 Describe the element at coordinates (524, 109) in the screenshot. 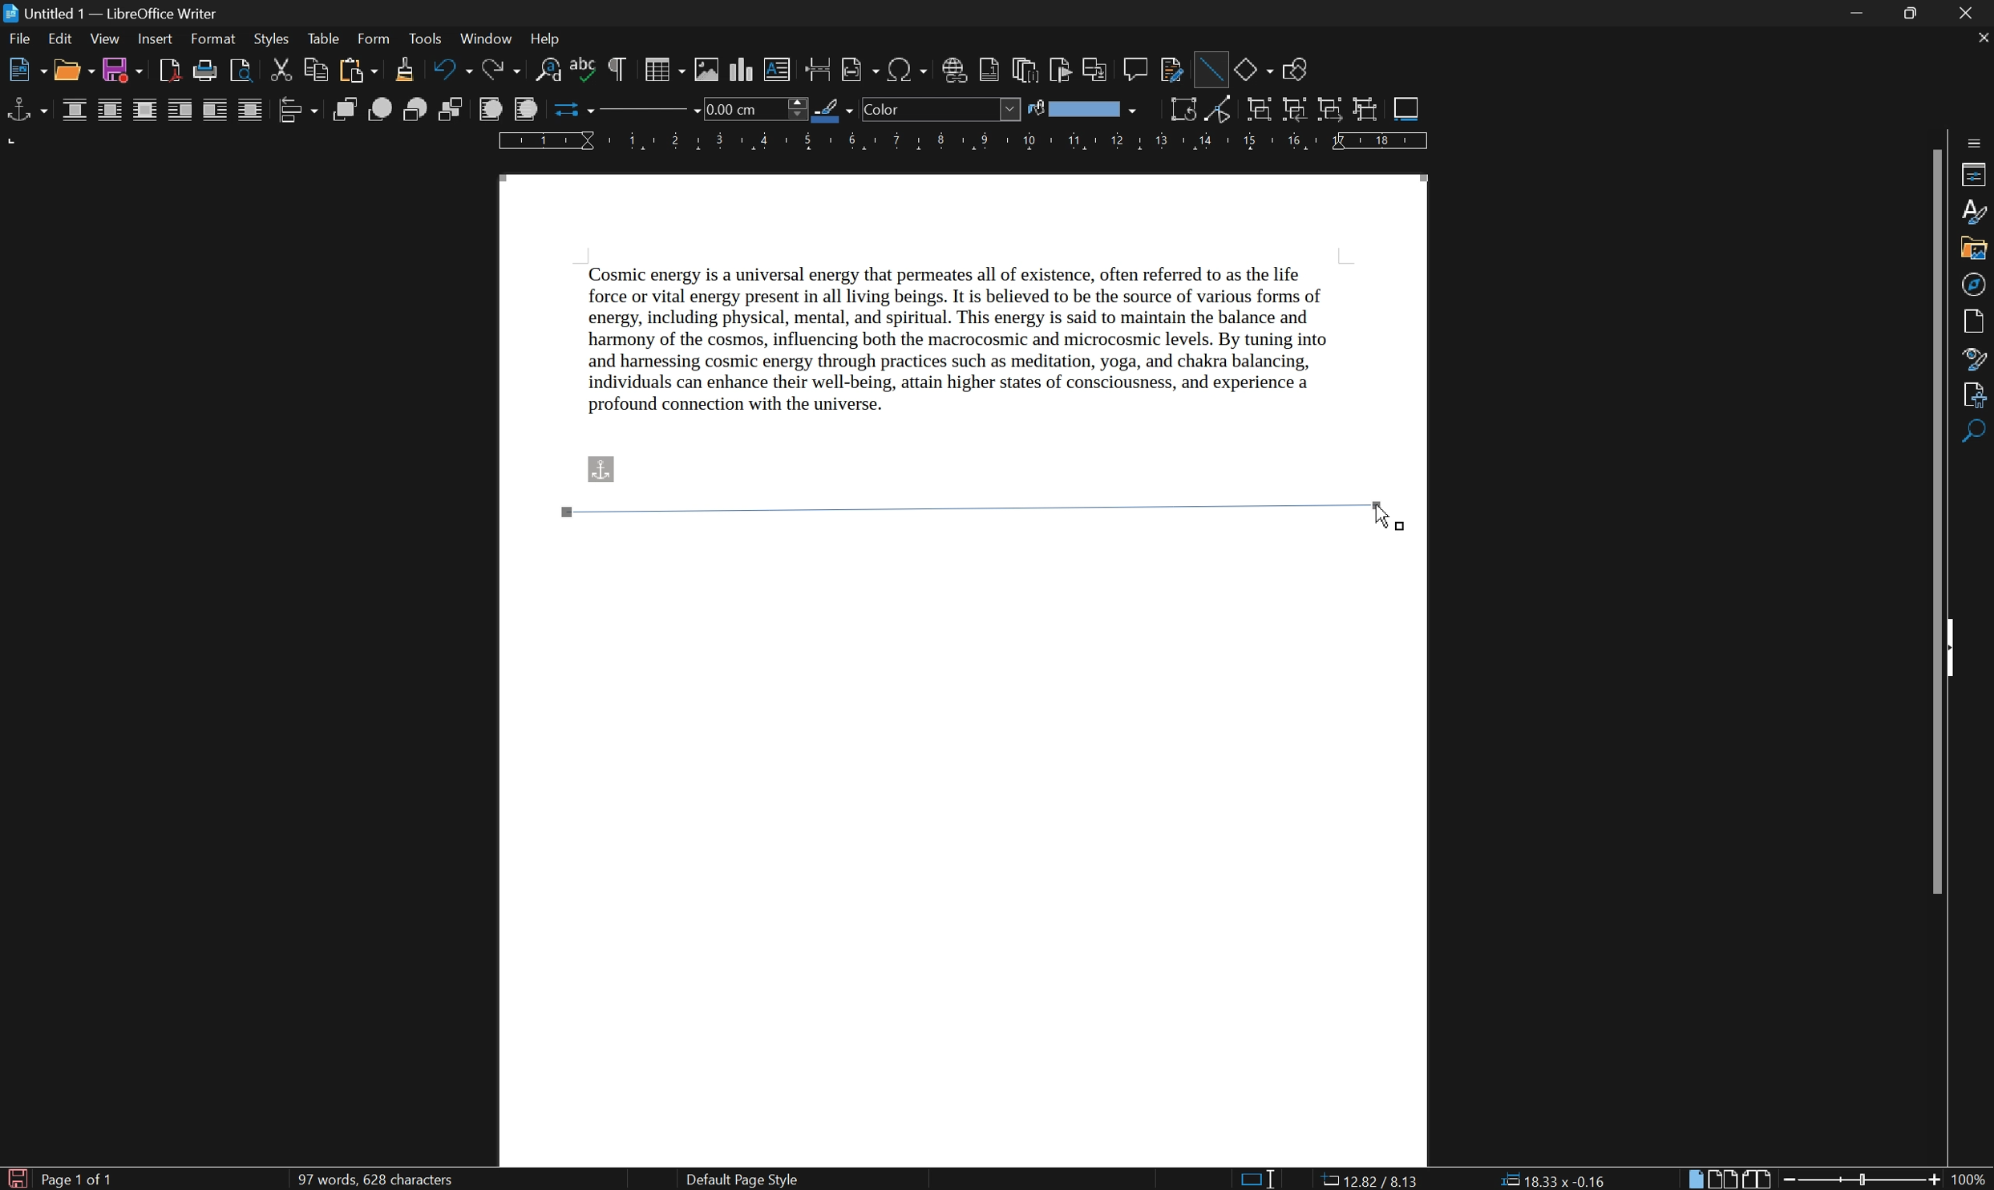

I see `to background` at that location.